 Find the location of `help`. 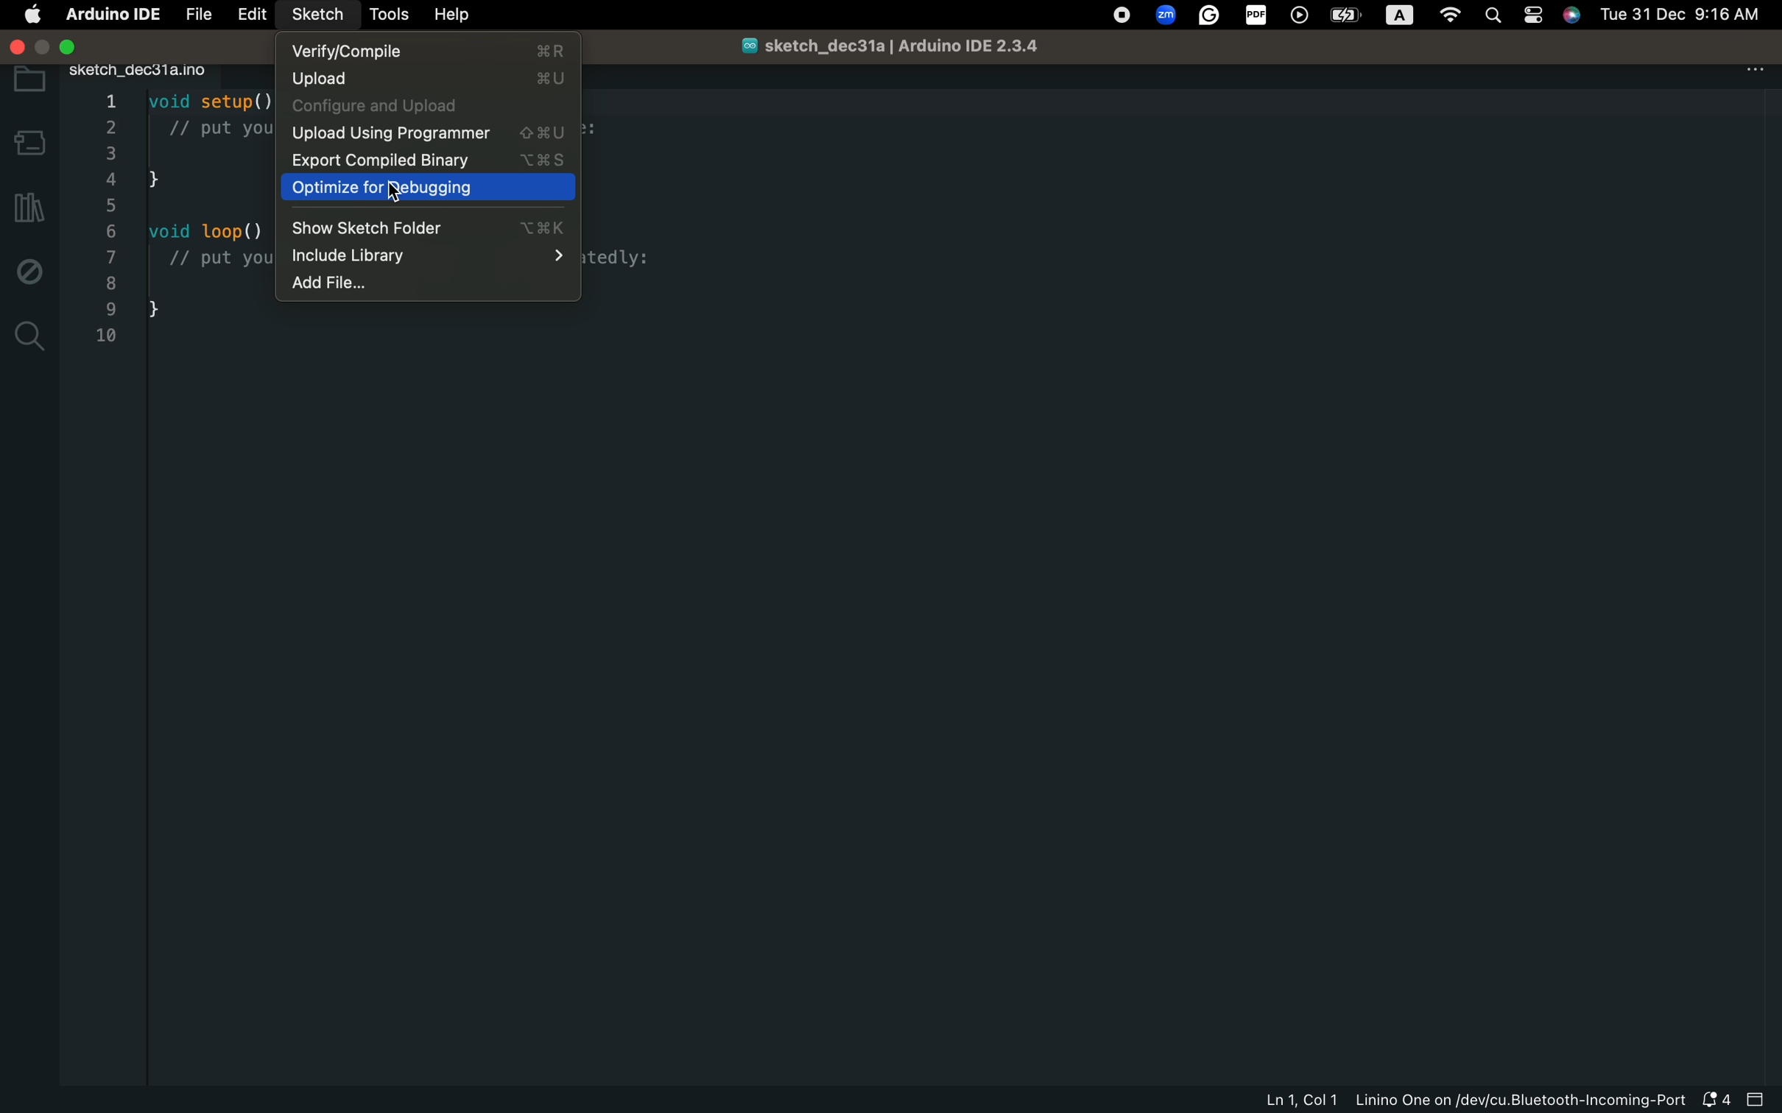

help is located at coordinates (462, 17).